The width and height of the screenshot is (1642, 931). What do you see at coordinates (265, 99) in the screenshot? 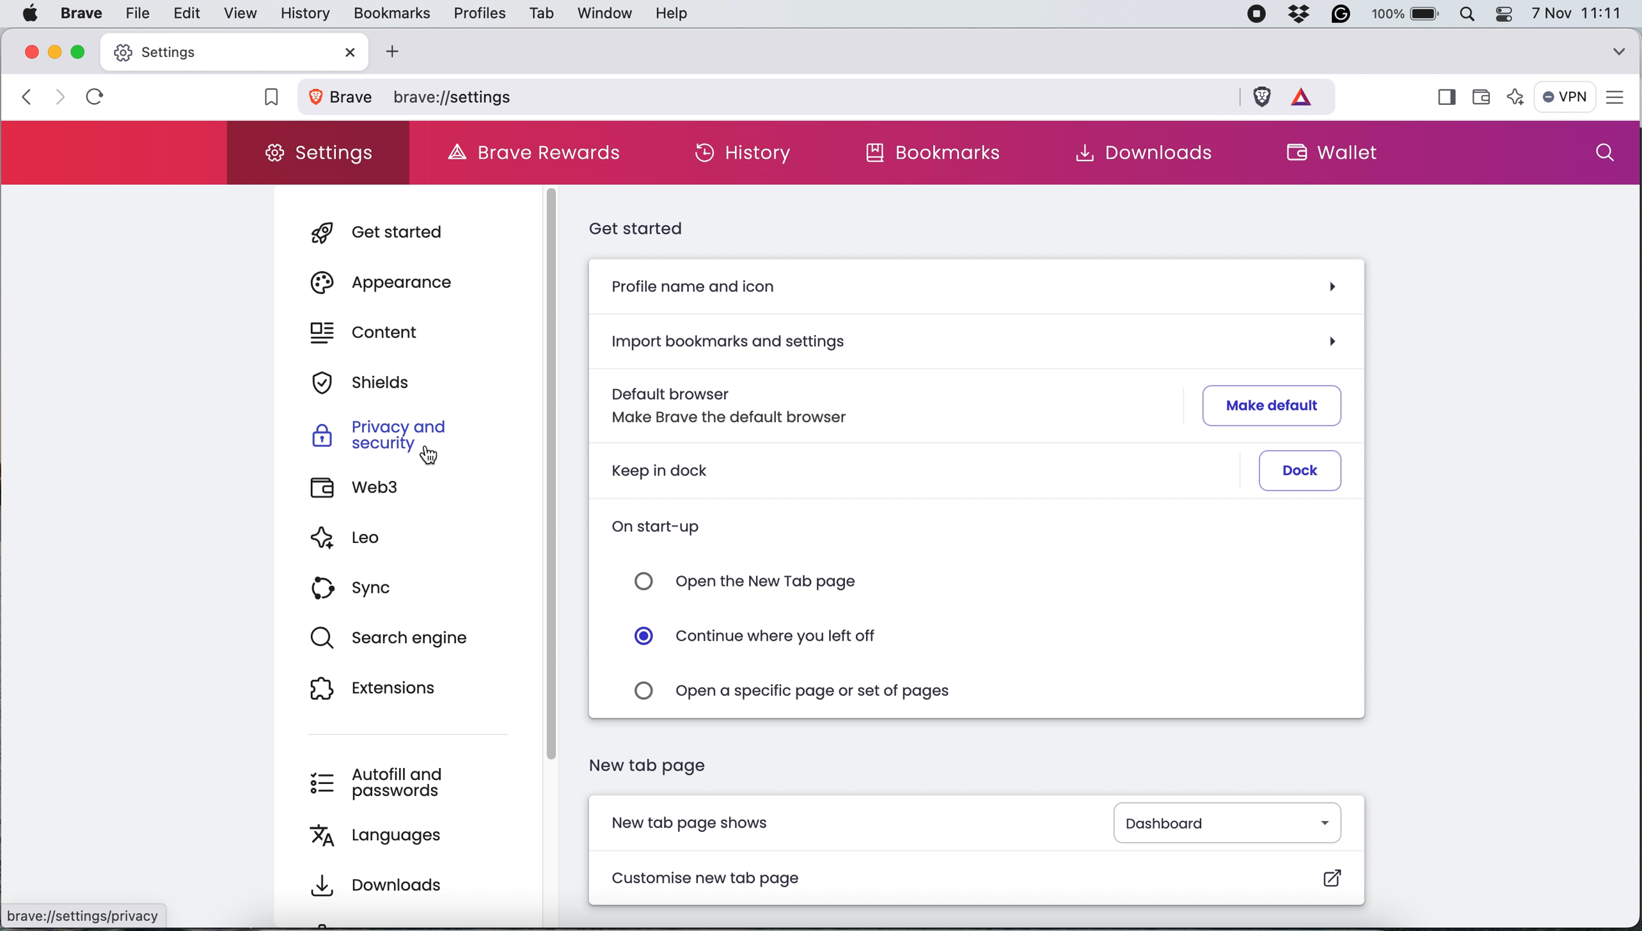
I see `bookmark` at bounding box center [265, 99].